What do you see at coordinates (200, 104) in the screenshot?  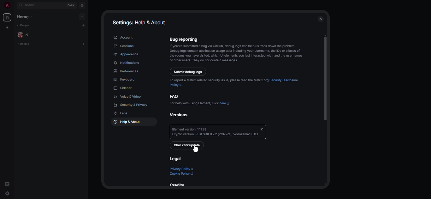 I see `For help with using Element, click here` at bounding box center [200, 104].